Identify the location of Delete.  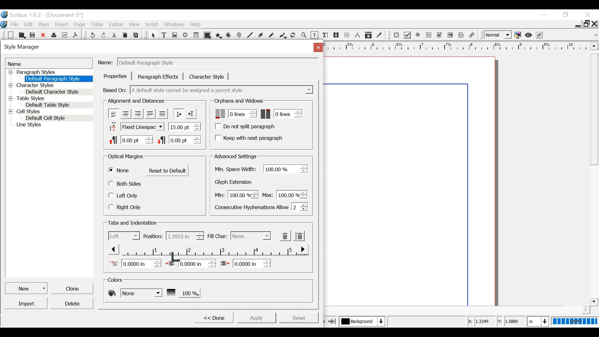
(72, 303).